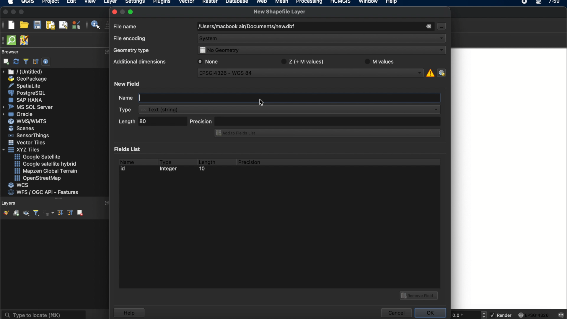  Describe the element at coordinates (555, 4) in the screenshot. I see `time` at that location.